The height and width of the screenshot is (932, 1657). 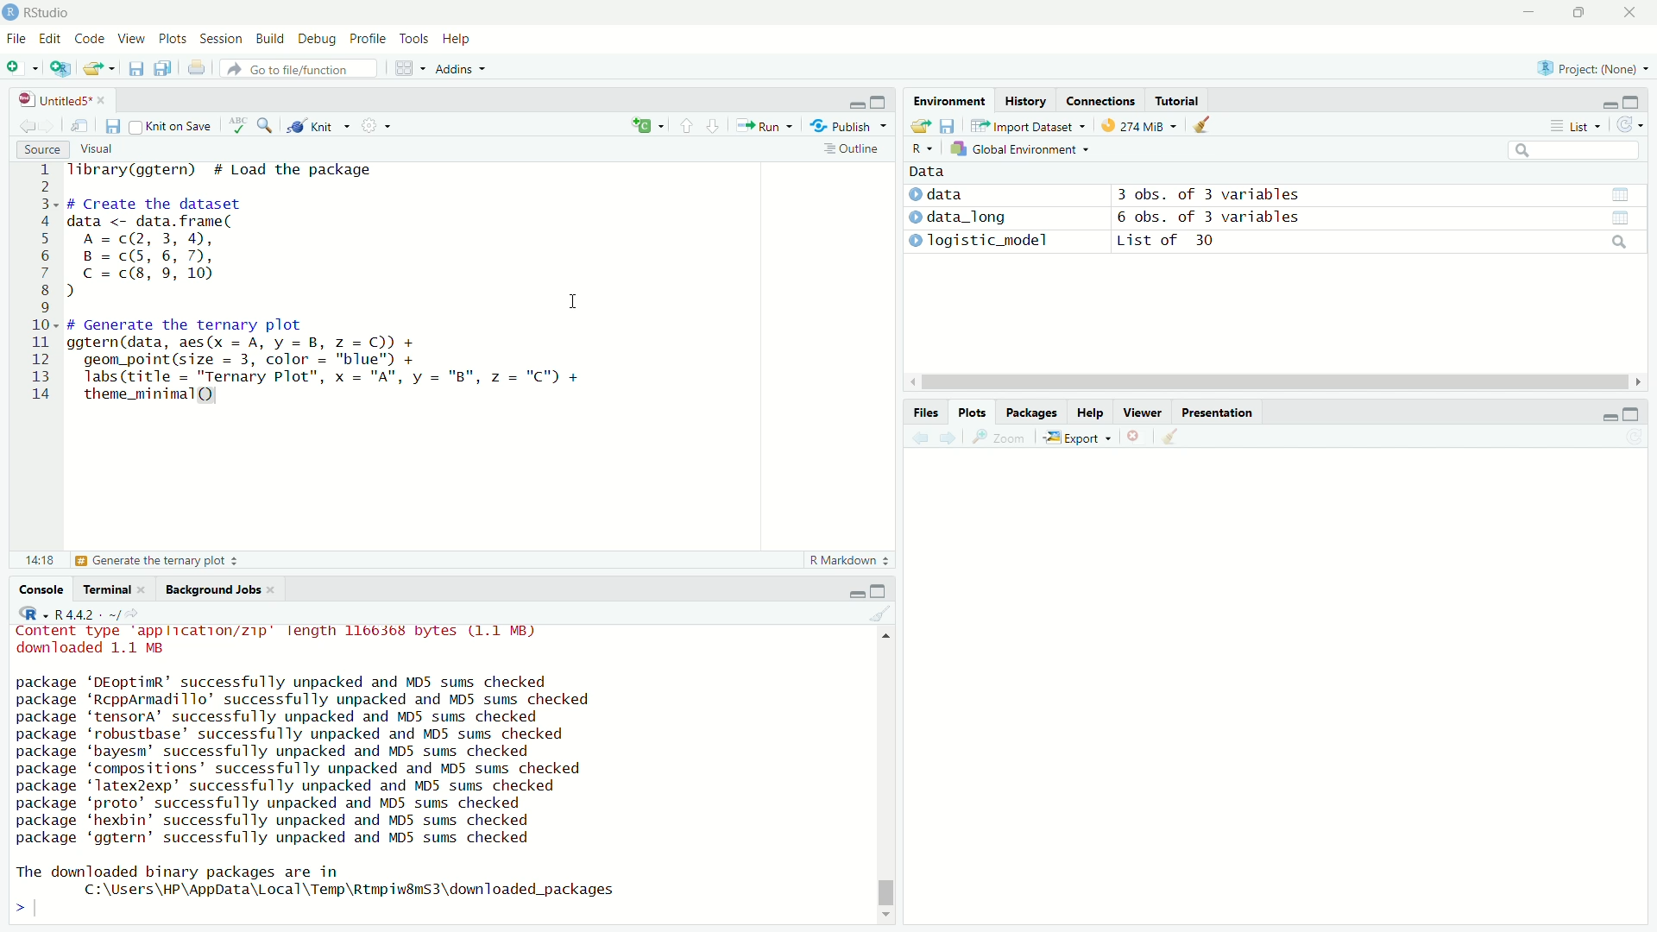 What do you see at coordinates (1022, 148) in the screenshot?
I see `Global Environment «=` at bounding box center [1022, 148].